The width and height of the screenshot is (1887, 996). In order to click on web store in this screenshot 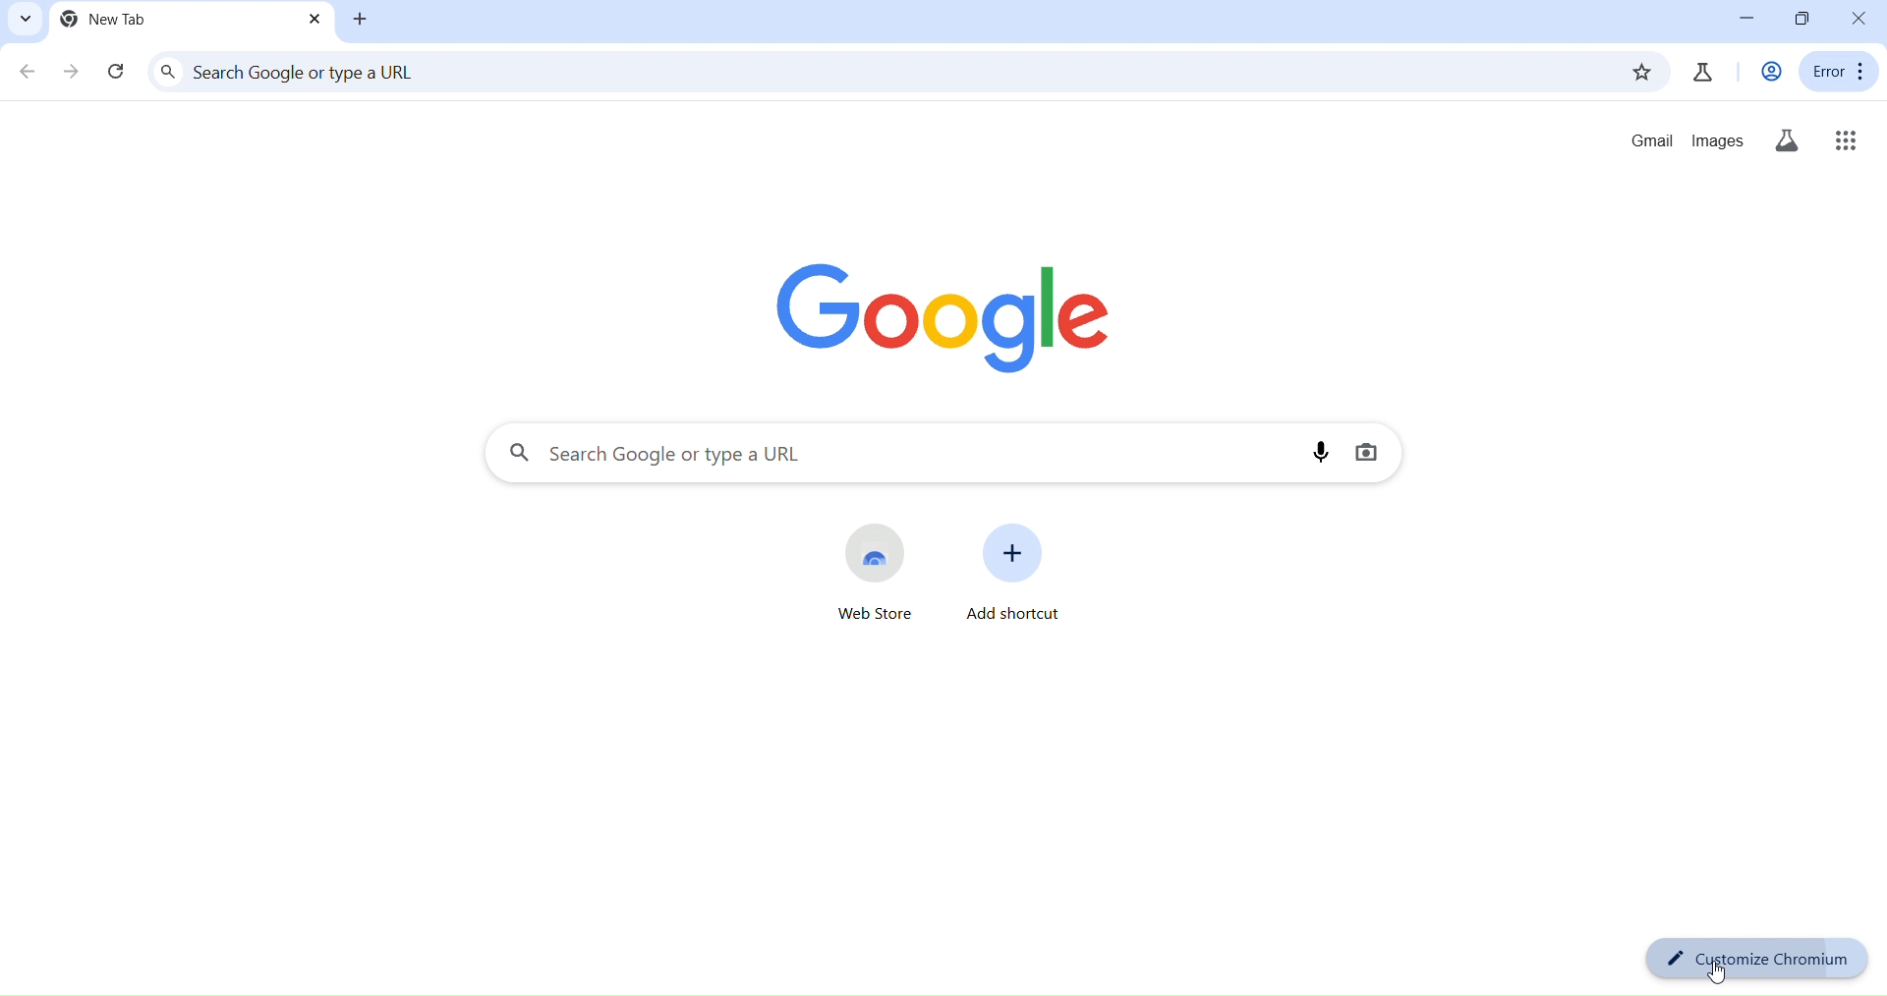, I will do `click(883, 570)`.